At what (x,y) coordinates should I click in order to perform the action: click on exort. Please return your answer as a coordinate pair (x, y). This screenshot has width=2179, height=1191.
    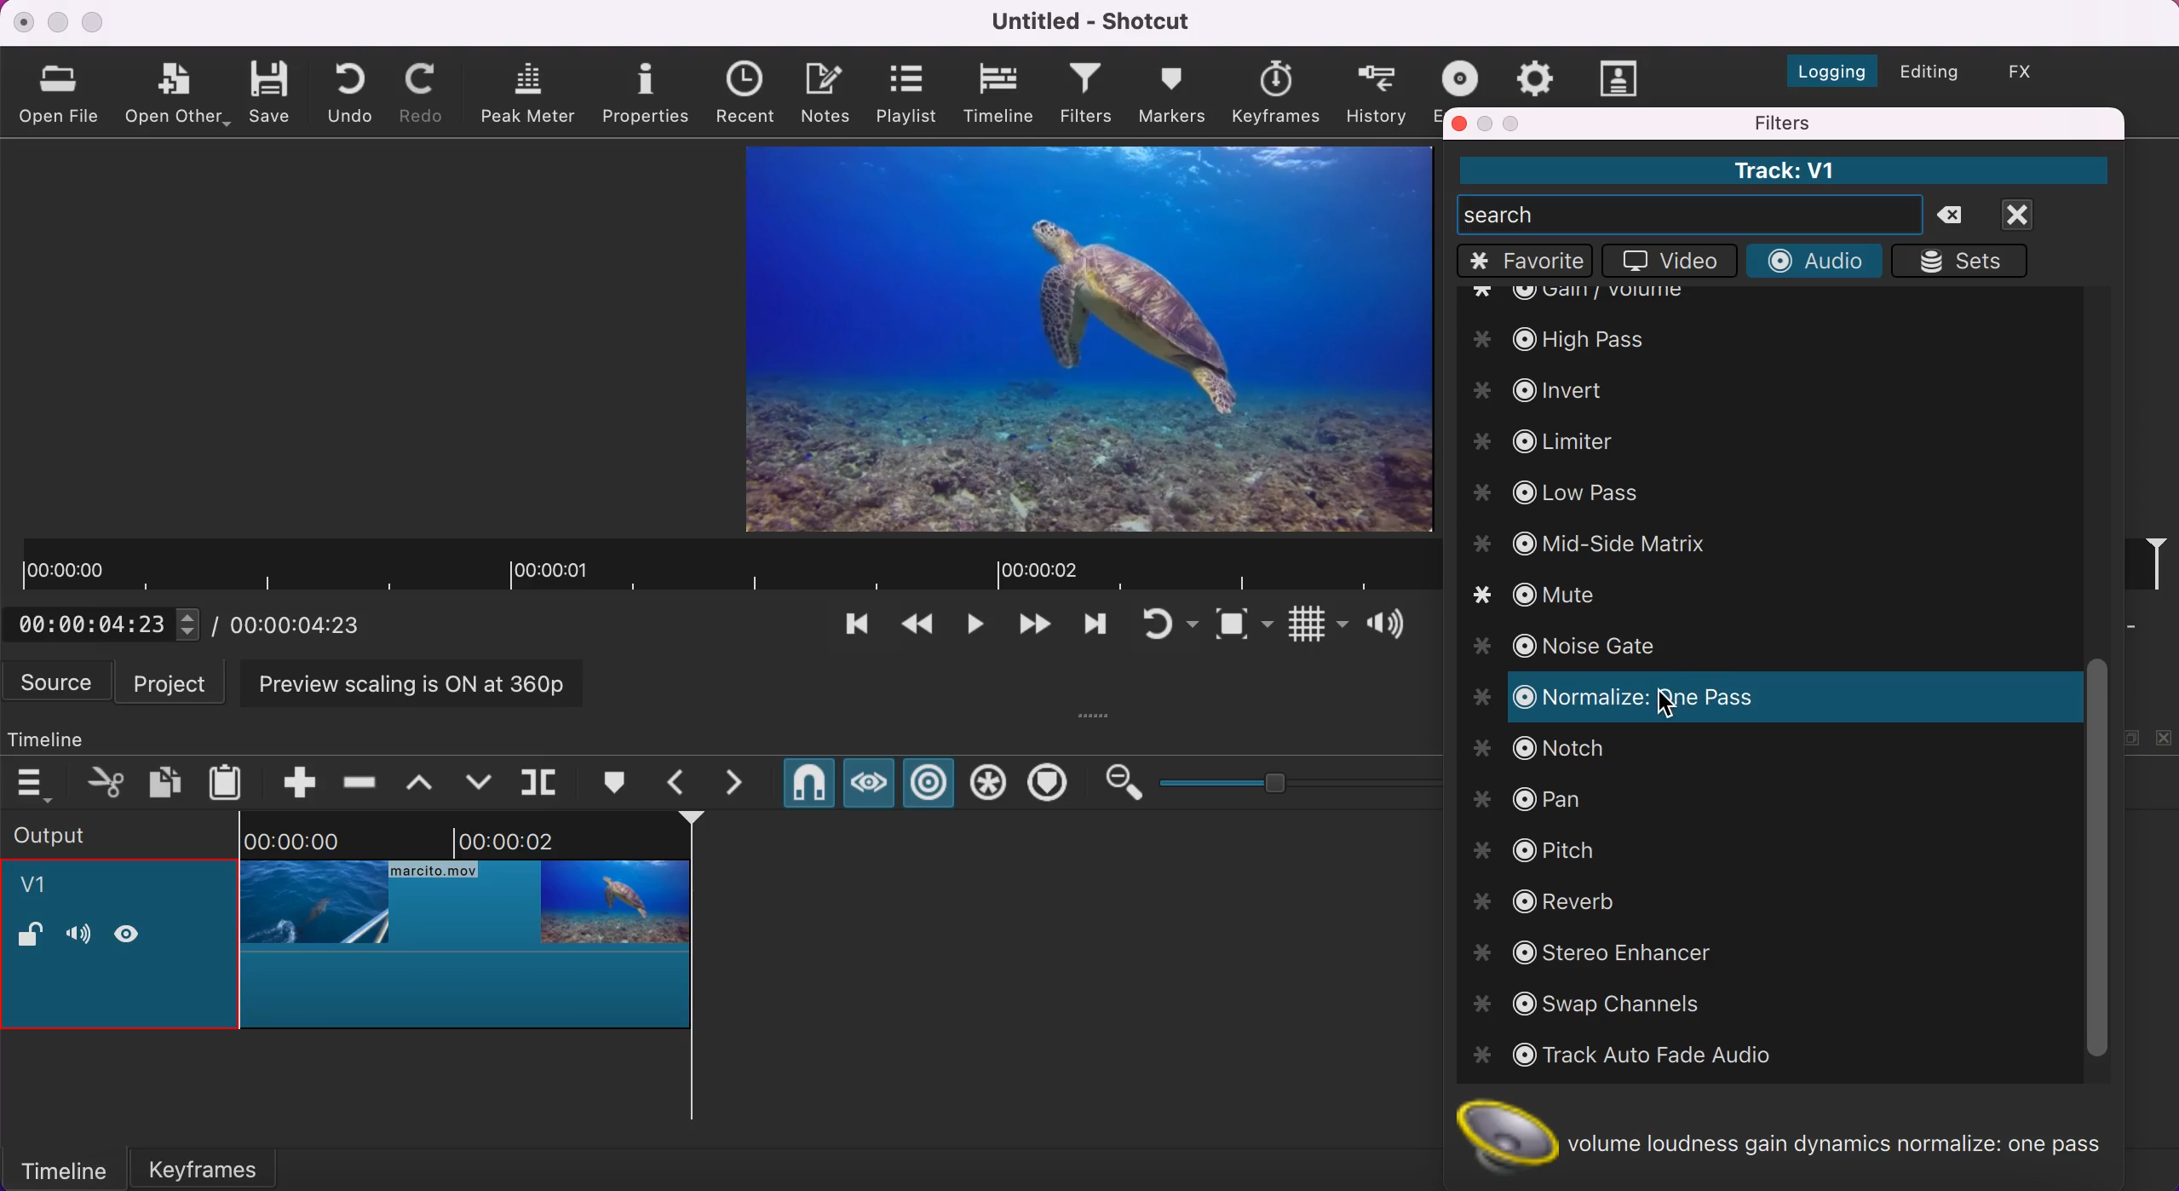
    Looking at the image, I should click on (1465, 75).